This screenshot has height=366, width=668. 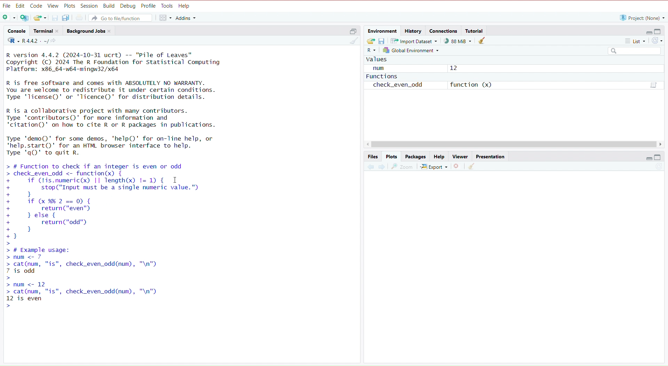 What do you see at coordinates (371, 51) in the screenshot?
I see `R` at bounding box center [371, 51].